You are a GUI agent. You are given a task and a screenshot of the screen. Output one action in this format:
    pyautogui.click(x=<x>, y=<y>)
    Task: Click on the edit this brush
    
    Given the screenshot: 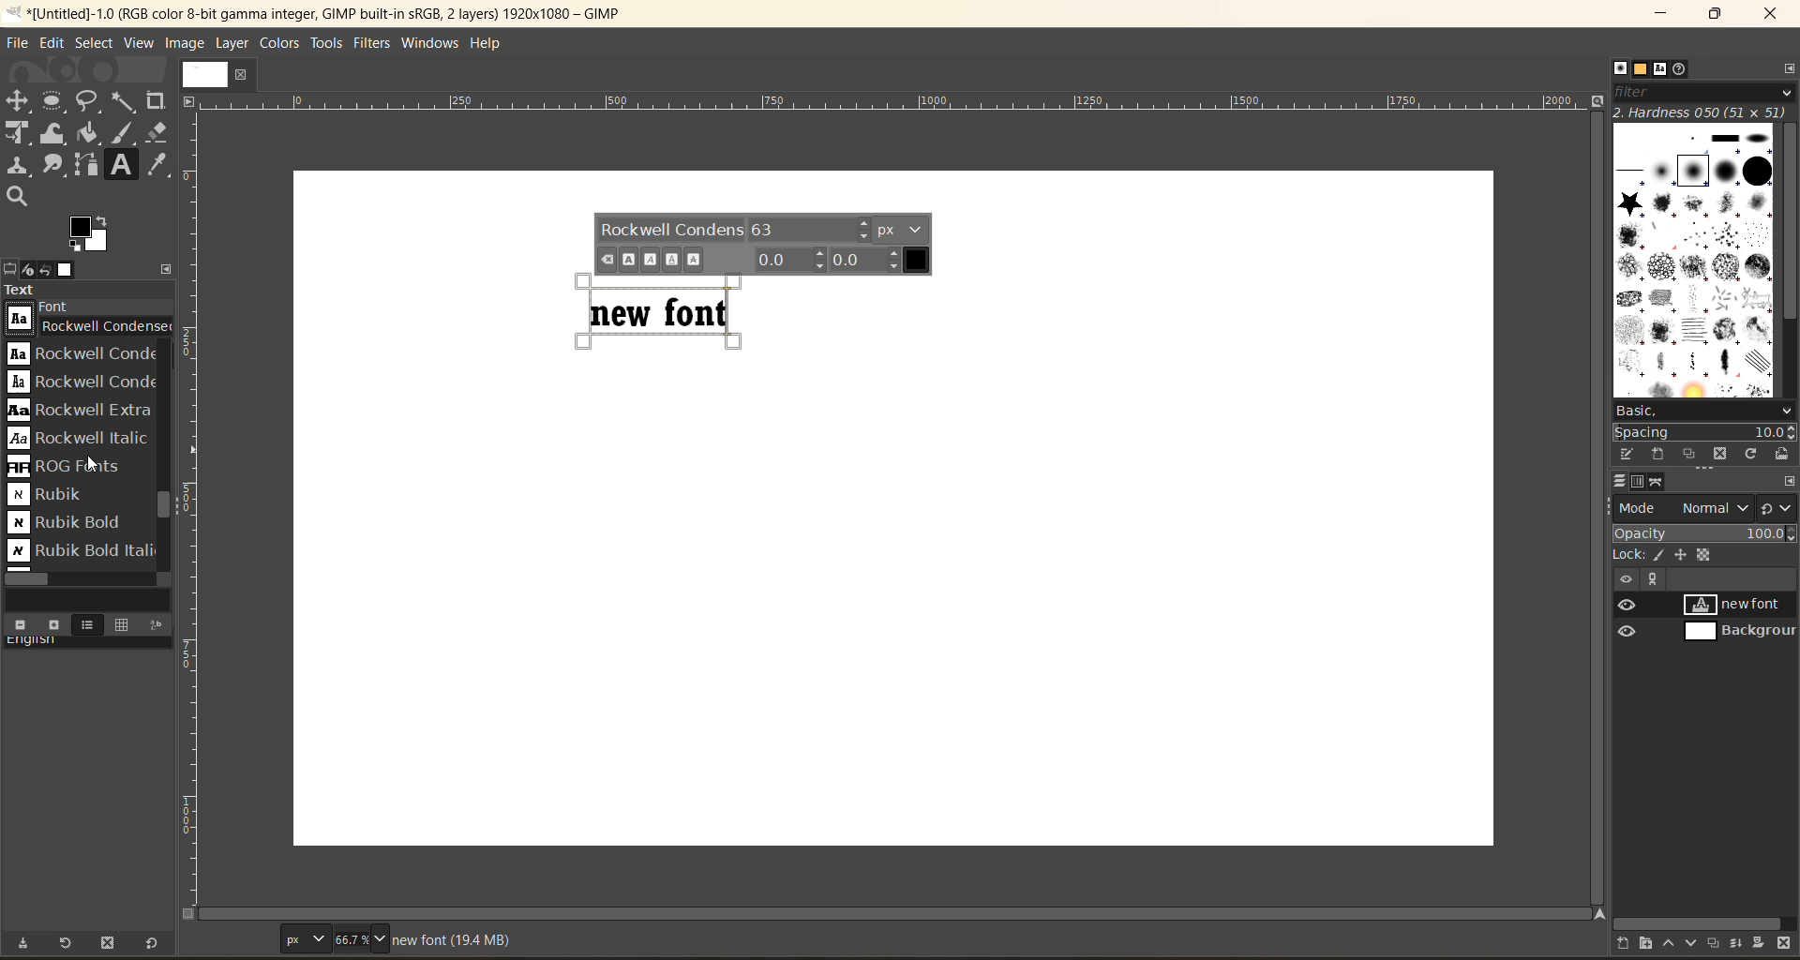 What is the action you would take?
    pyautogui.click(x=1627, y=454)
    